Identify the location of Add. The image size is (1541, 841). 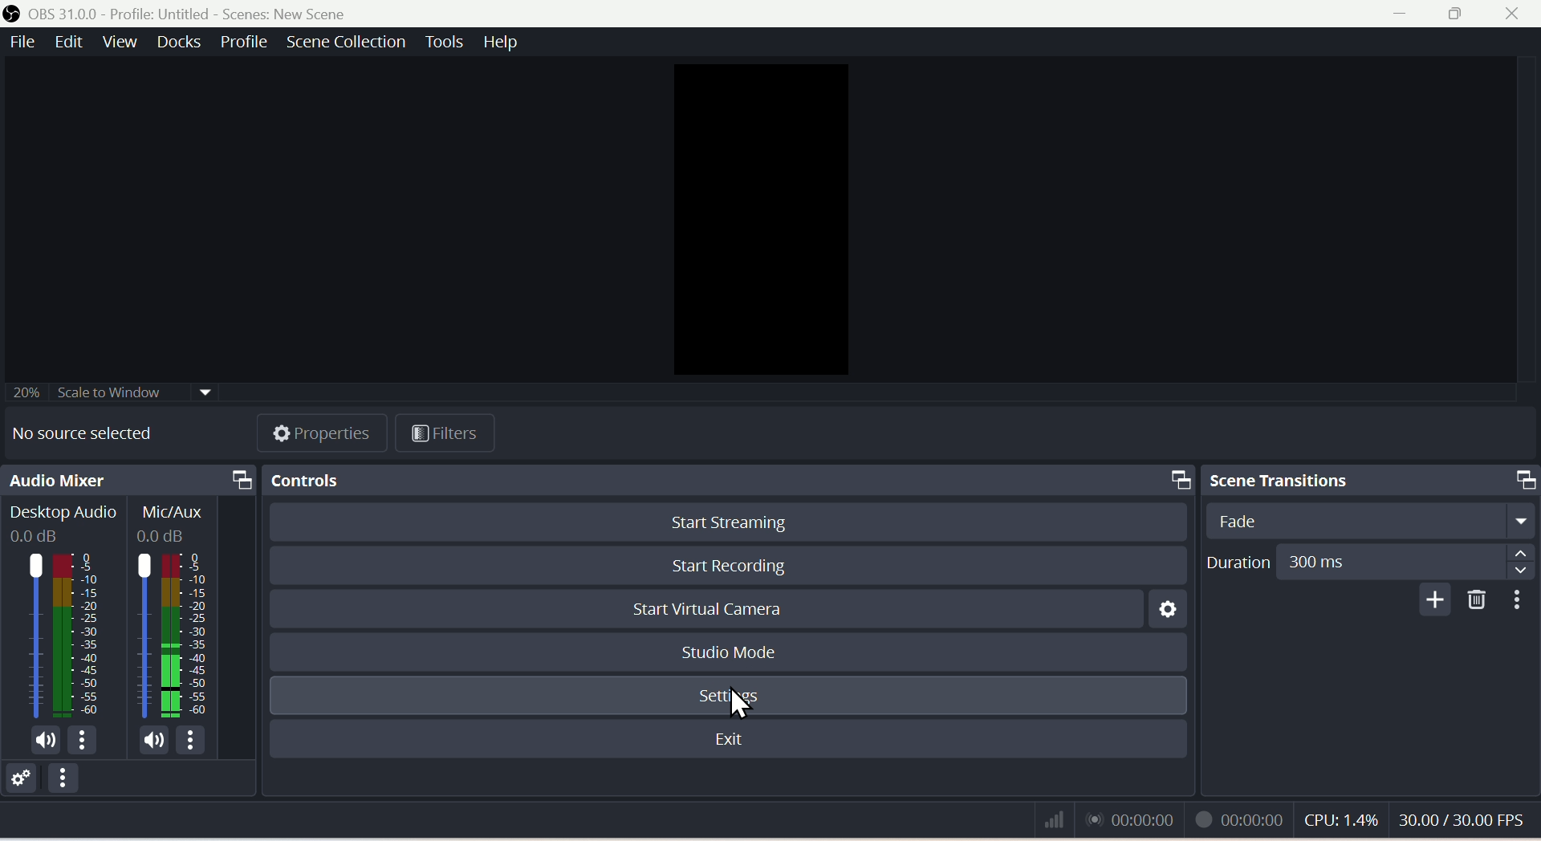
(1430, 601).